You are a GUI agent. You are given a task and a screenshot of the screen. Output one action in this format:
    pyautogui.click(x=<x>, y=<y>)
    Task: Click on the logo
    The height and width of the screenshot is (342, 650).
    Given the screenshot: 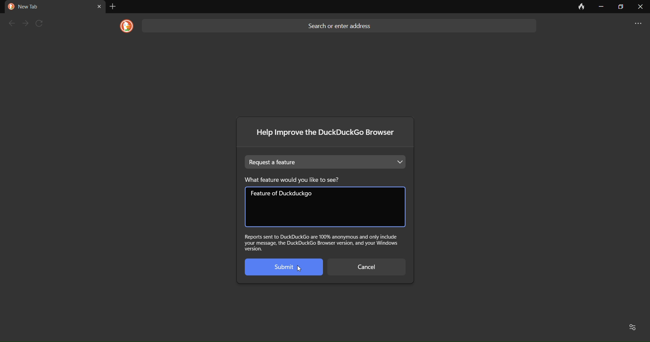 What is the action you would take?
    pyautogui.click(x=124, y=26)
    